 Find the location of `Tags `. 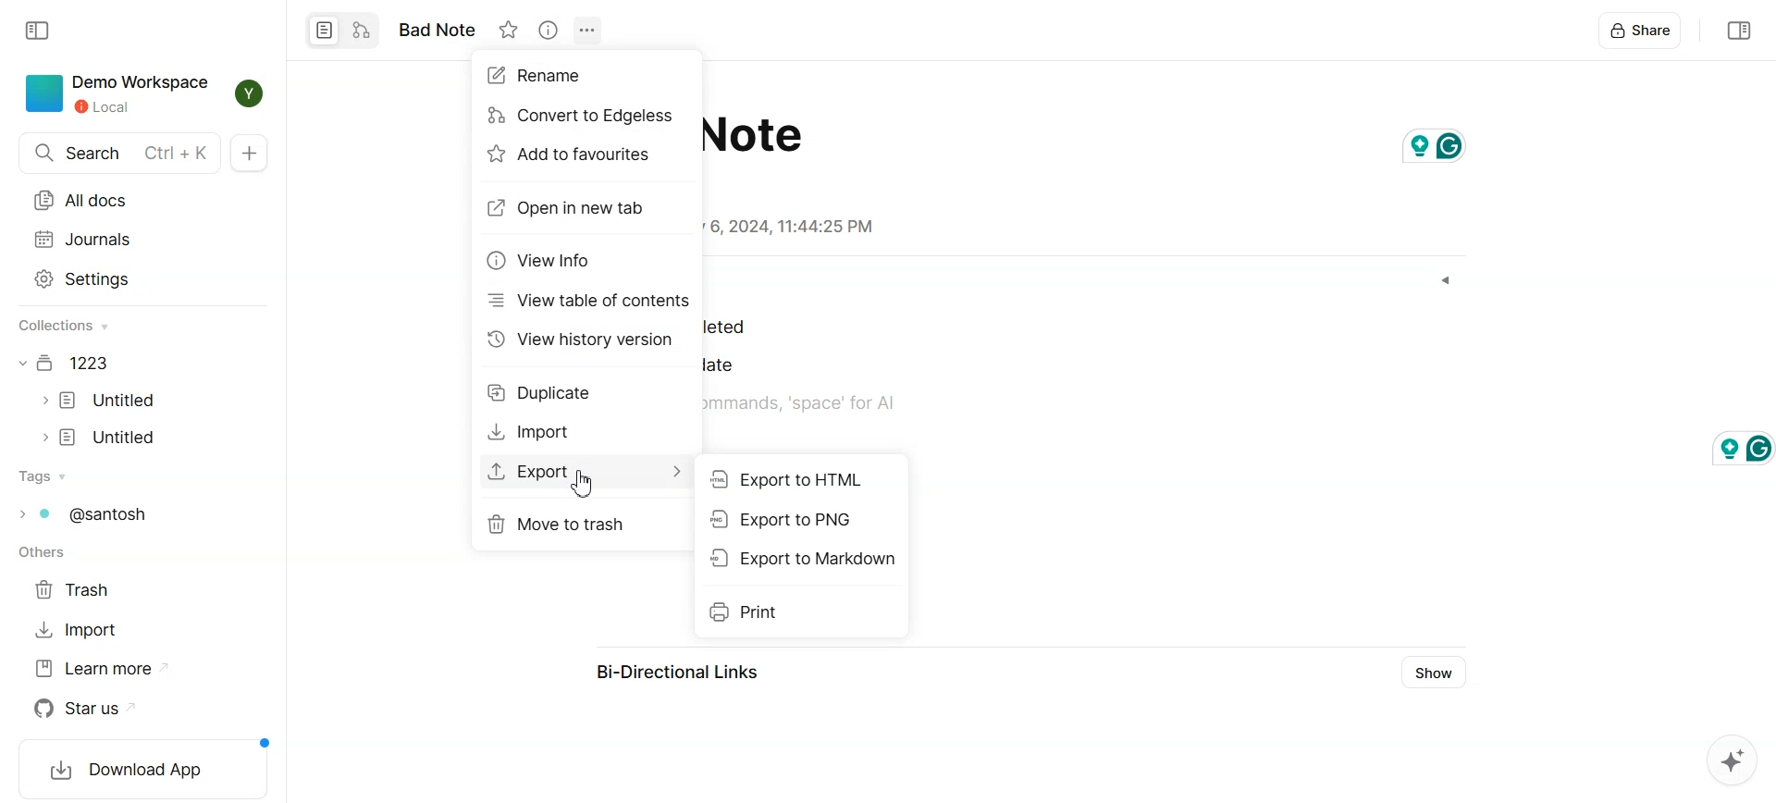

Tags  is located at coordinates (82, 513).